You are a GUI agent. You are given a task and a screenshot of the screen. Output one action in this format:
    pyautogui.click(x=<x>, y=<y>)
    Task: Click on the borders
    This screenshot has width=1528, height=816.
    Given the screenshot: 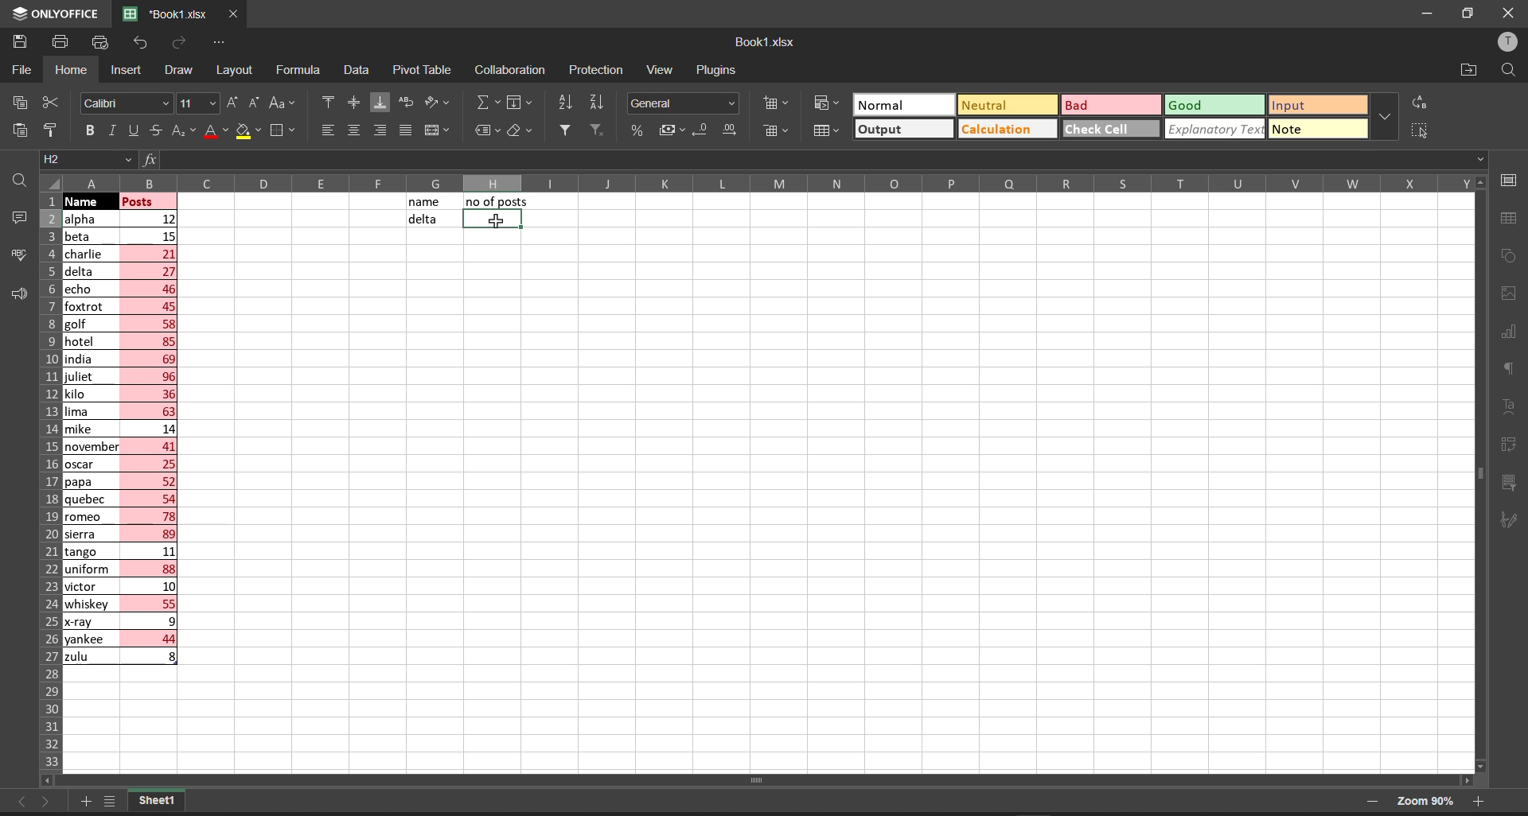 What is the action you would take?
    pyautogui.click(x=285, y=131)
    